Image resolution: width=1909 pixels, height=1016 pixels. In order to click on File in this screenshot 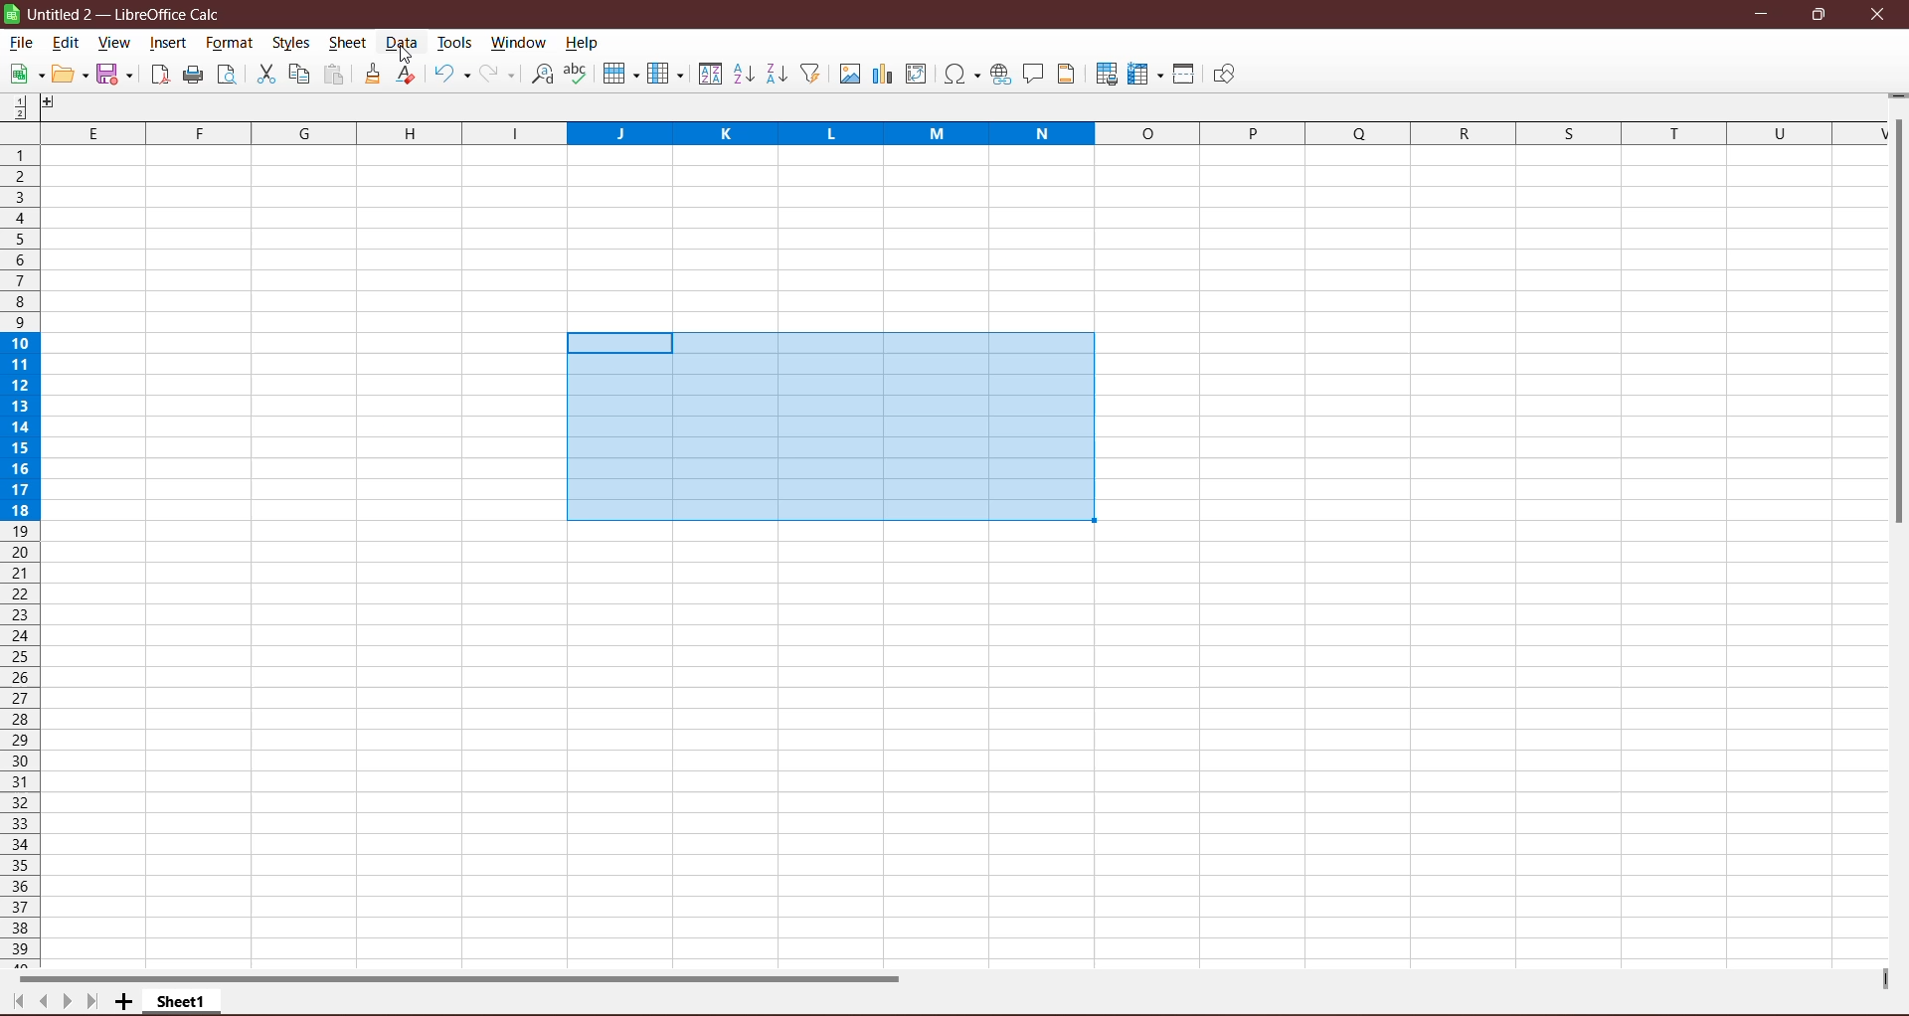, I will do `click(22, 43)`.